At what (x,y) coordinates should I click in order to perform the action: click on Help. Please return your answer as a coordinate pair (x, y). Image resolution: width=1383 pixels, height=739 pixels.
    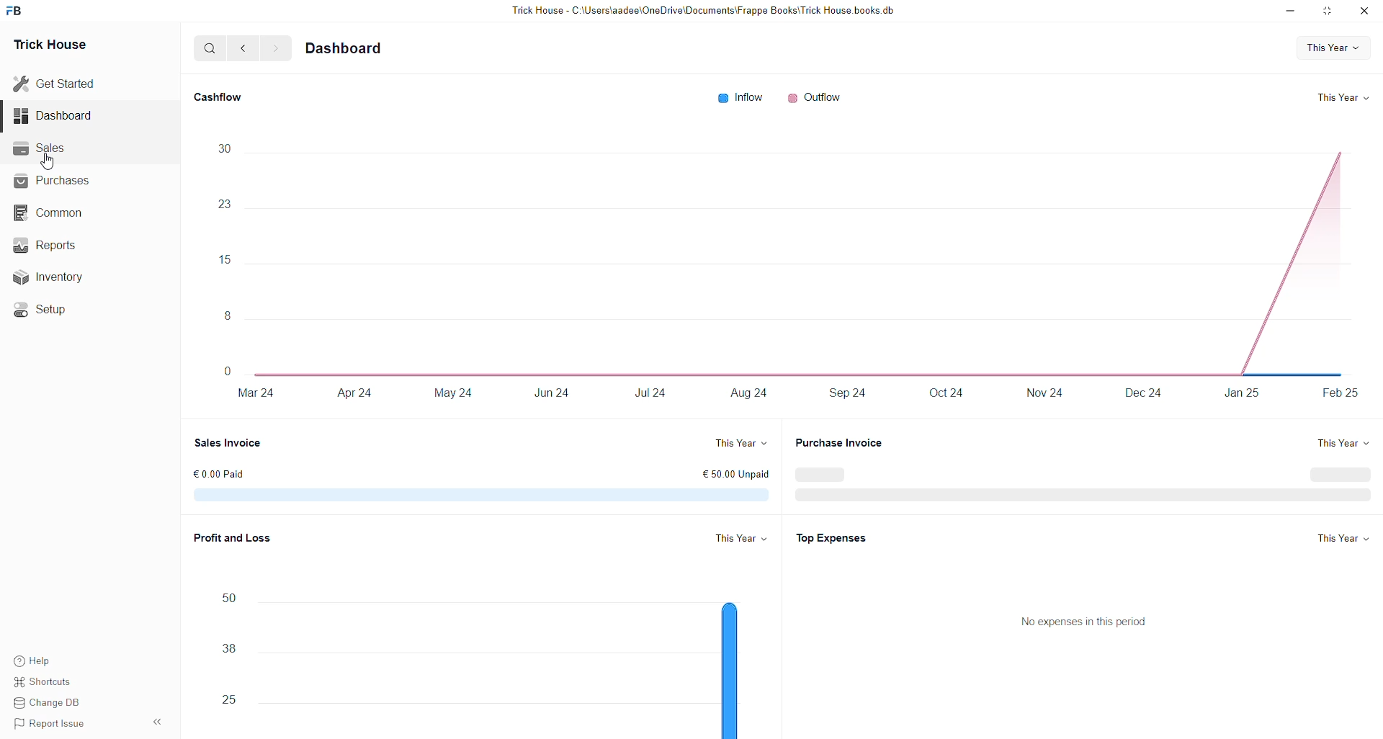
    Looking at the image, I should click on (35, 657).